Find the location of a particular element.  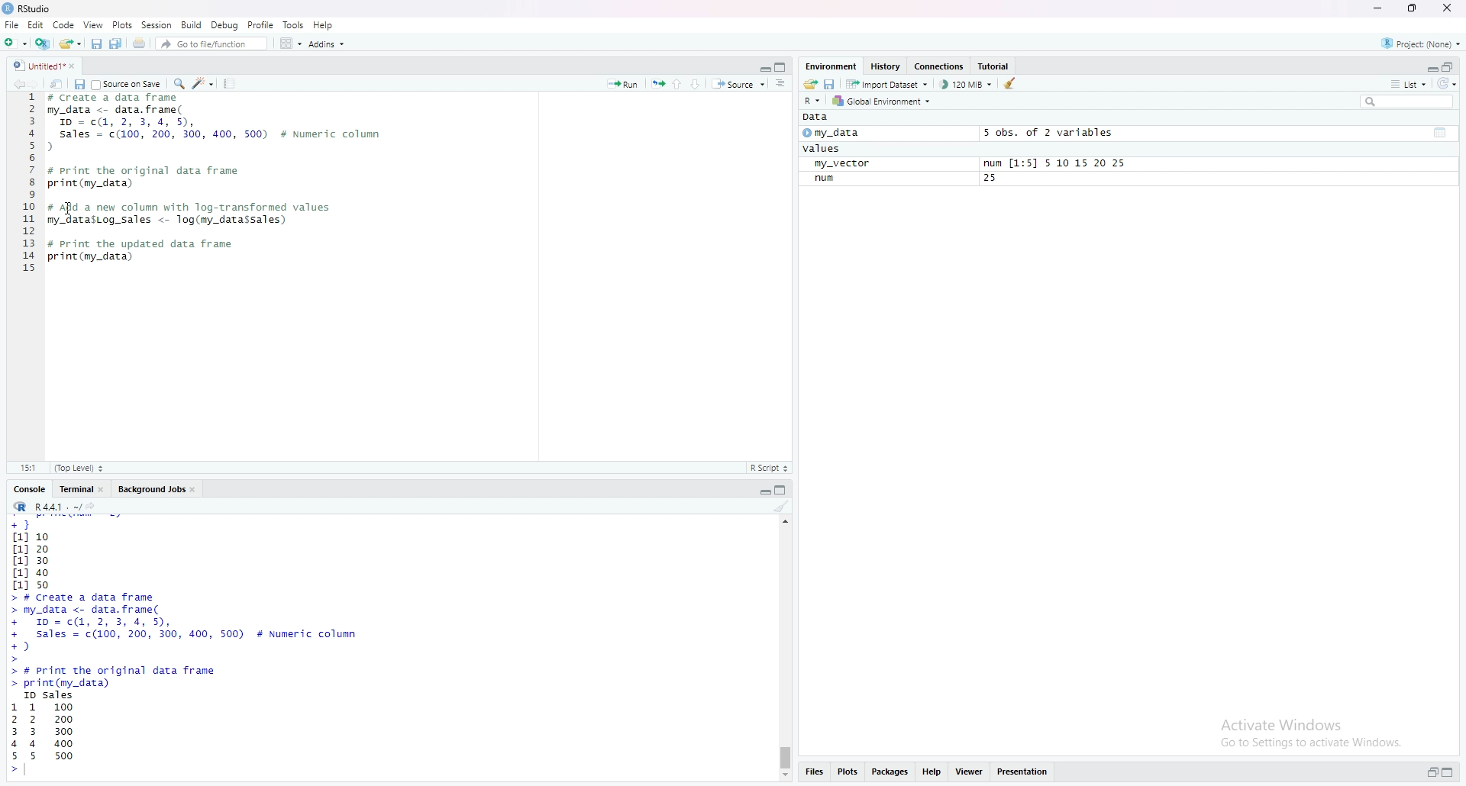

terminal is located at coordinates (73, 490).